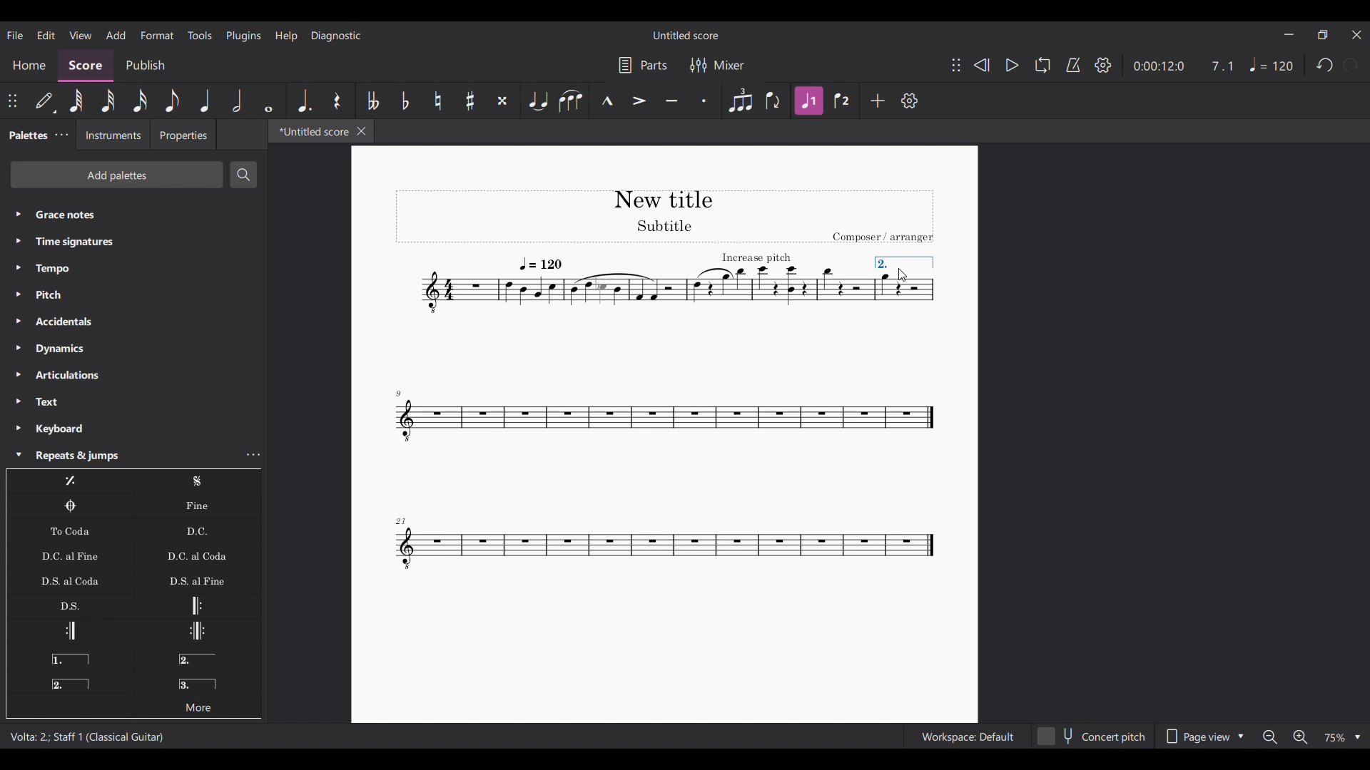  Describe the element at coordinates (338, 101) in the screenshot. I see `Rest` at that location.